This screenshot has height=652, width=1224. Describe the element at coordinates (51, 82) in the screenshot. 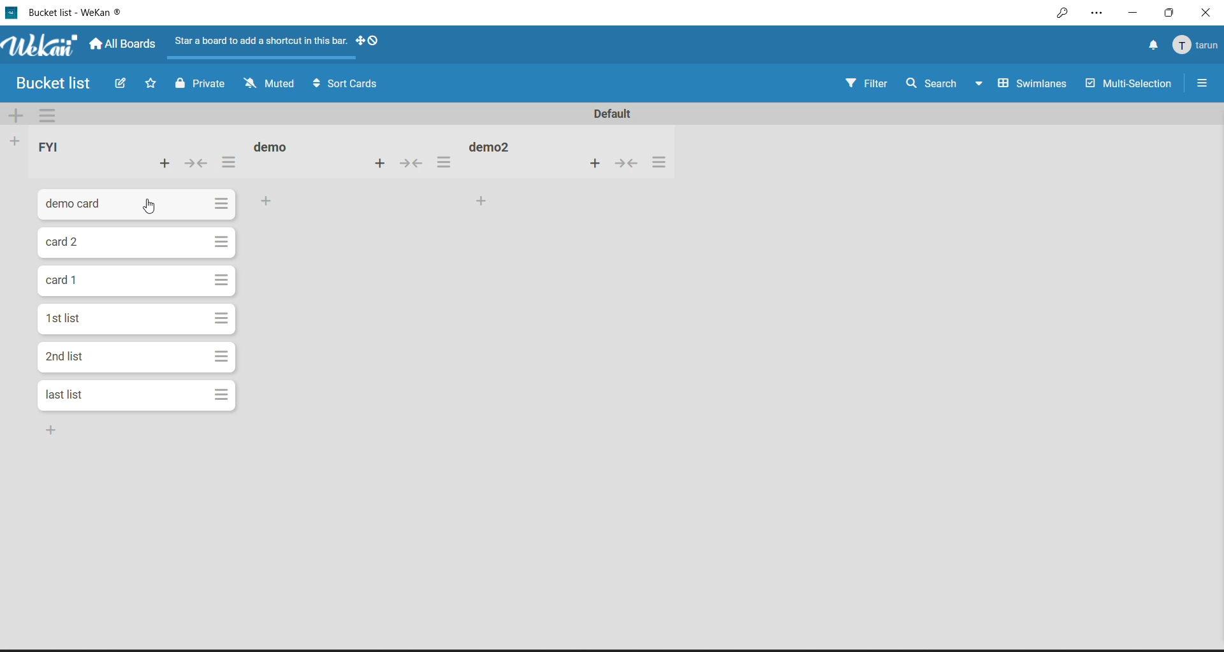

I see `Bucket list` at that location.